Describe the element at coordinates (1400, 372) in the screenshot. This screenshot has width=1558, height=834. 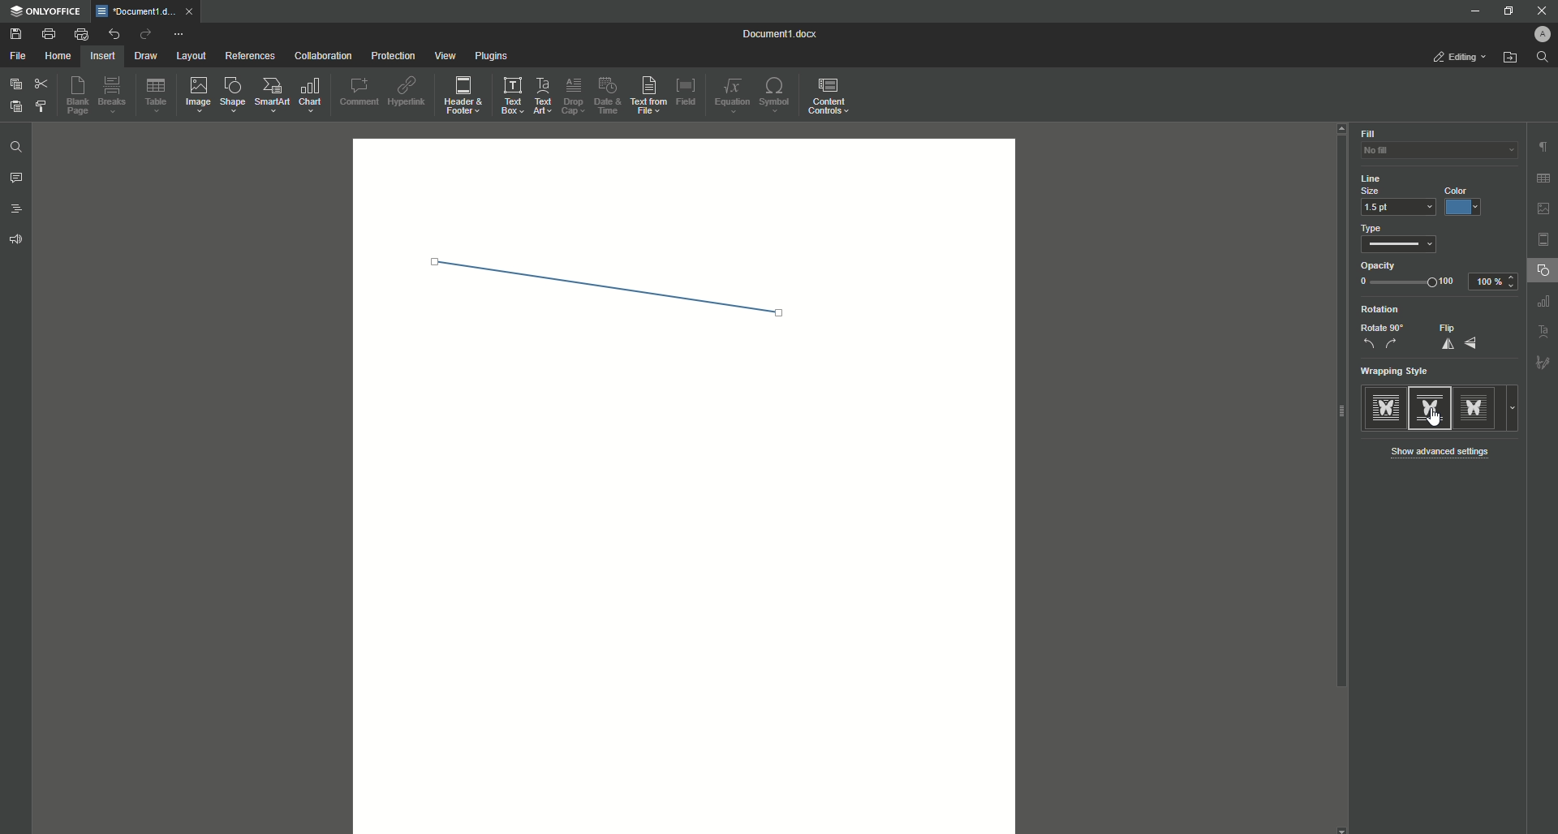
I see `Wrapping Style` at that location.